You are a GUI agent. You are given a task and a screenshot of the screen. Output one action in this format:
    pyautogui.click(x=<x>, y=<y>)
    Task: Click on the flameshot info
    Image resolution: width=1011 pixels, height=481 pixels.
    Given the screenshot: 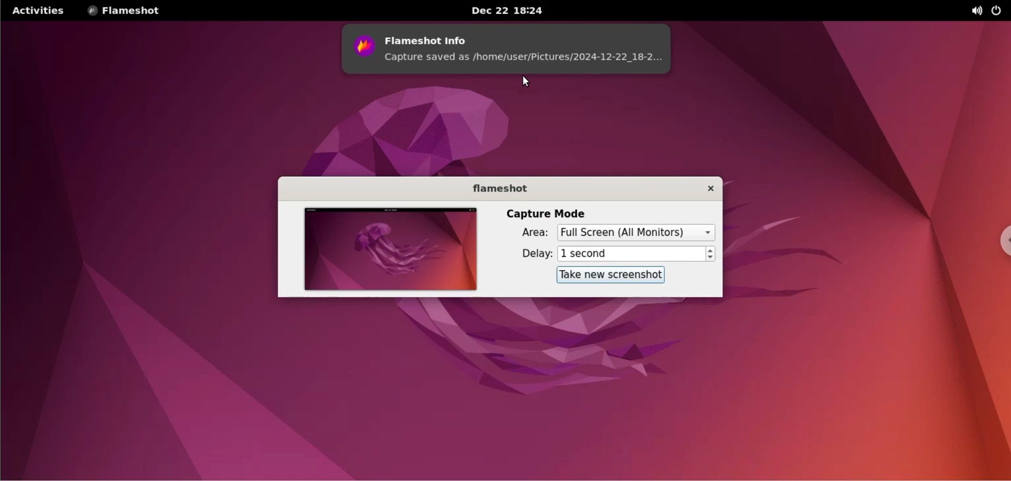 What is the action you would take?
    pyautogui.click(x=526, y=37)
    